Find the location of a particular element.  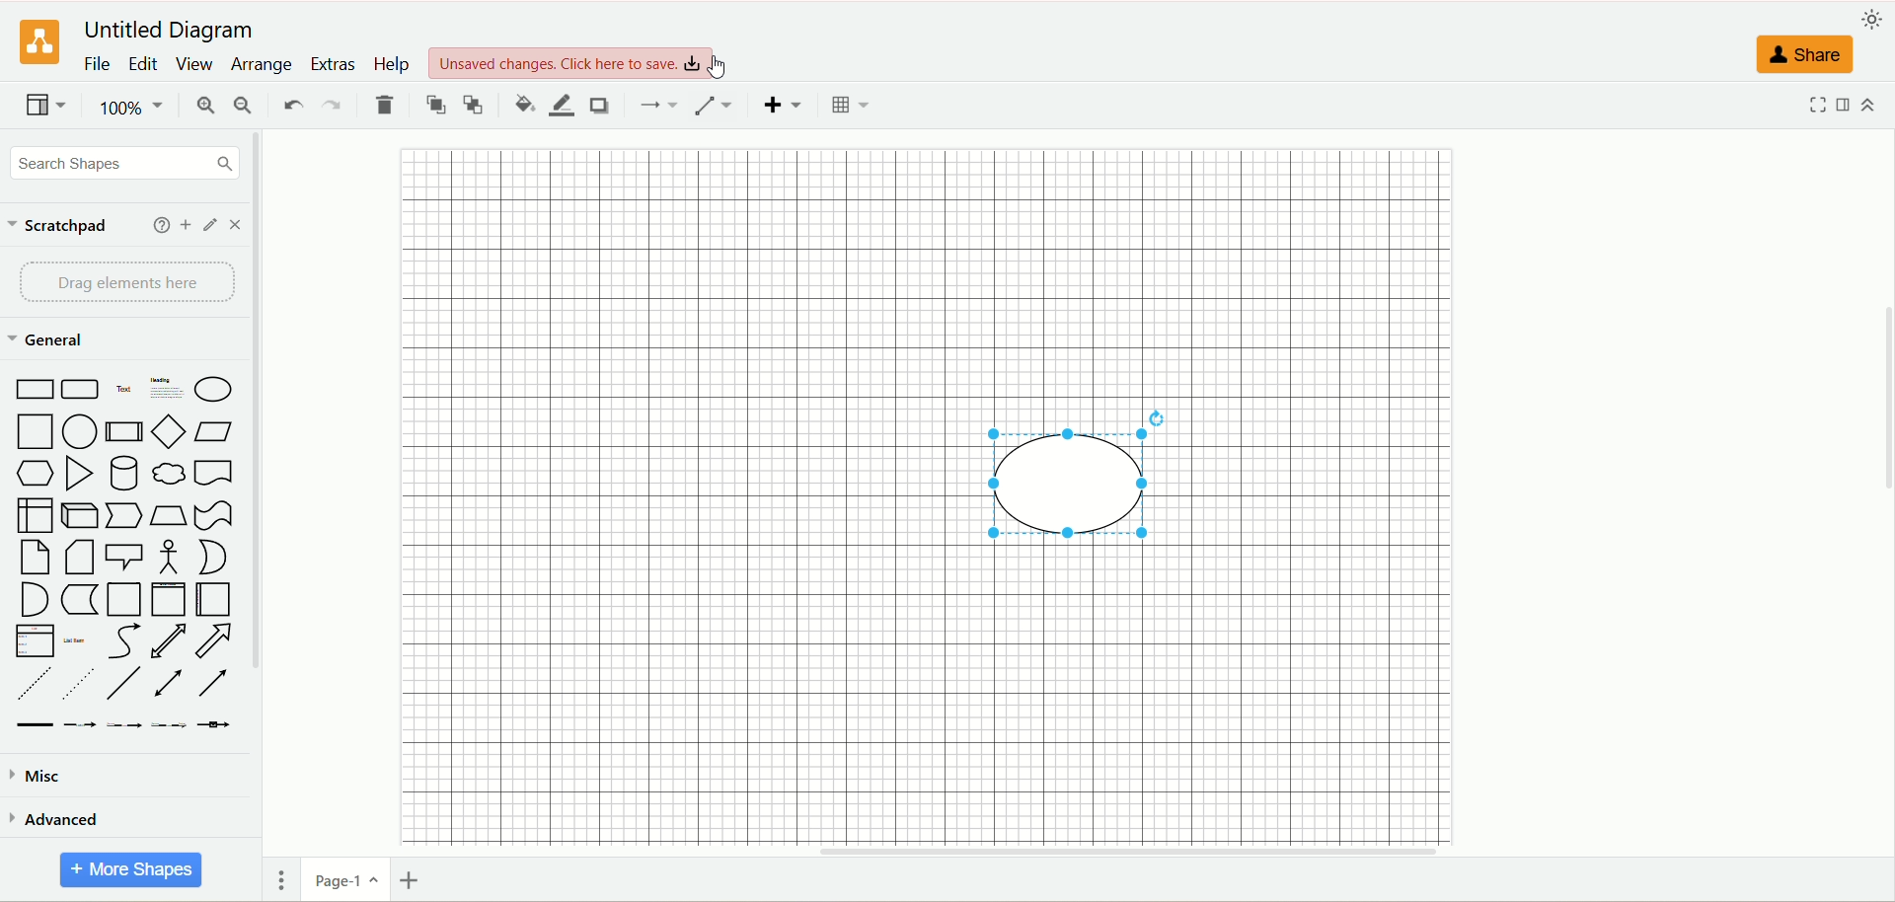

list items is located at coordinates (79, 642).